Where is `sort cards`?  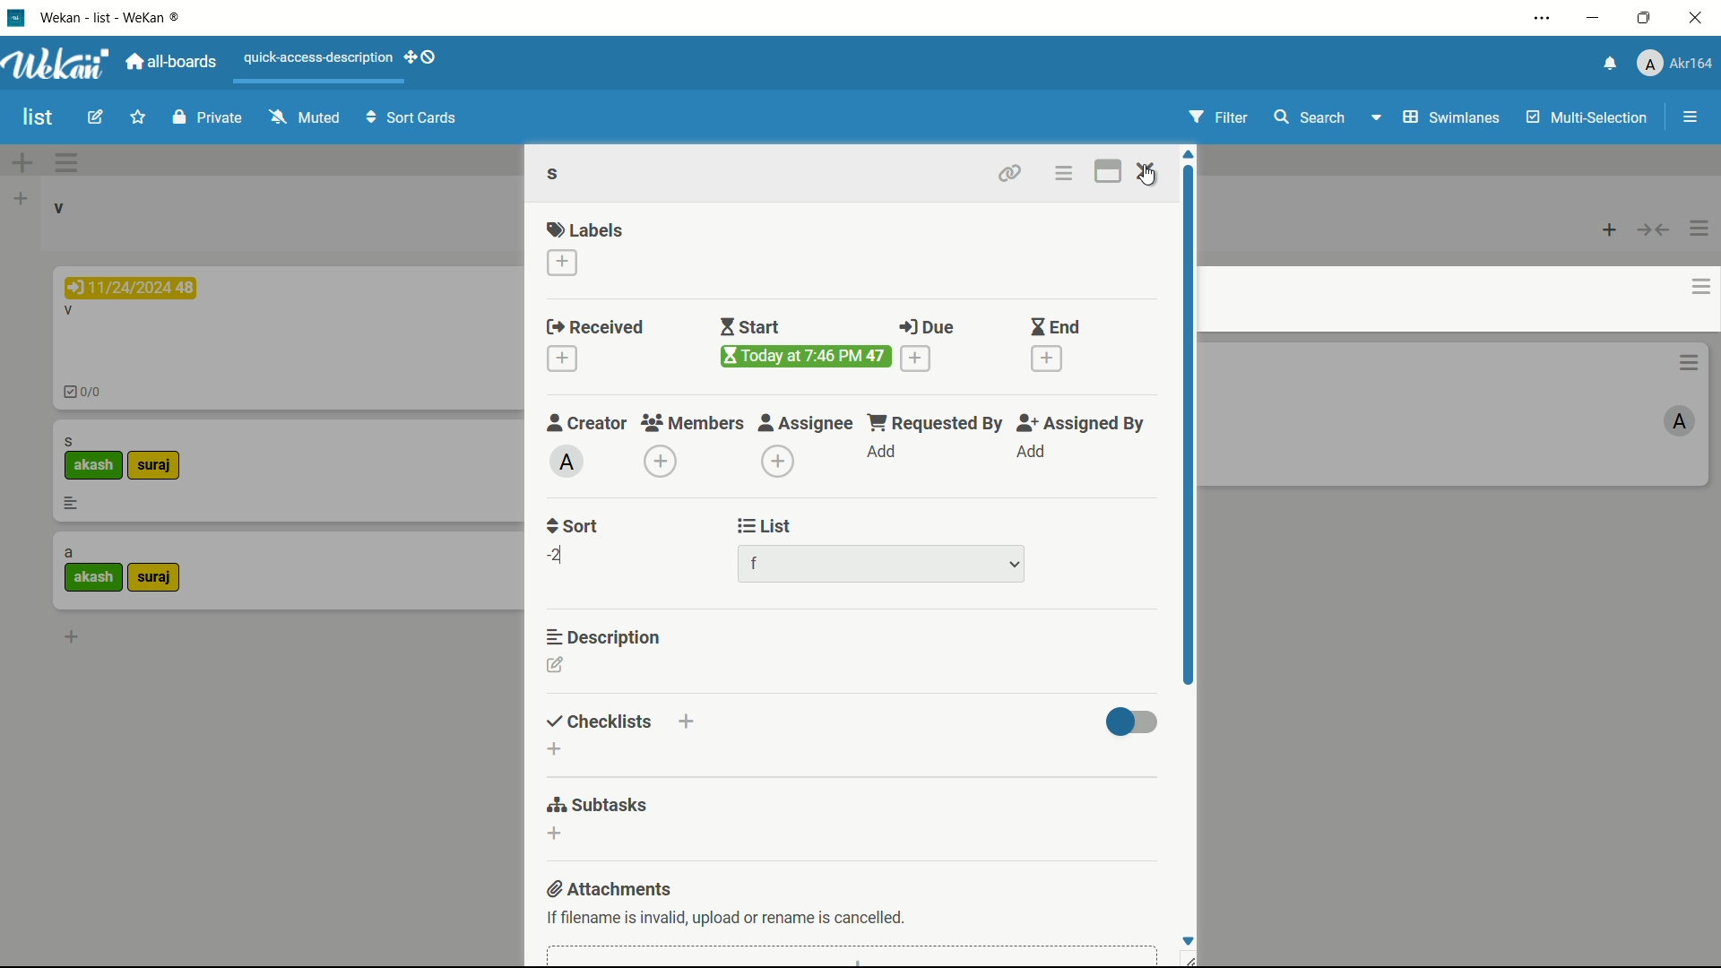
sort cards is located at coordinates (413, 119).